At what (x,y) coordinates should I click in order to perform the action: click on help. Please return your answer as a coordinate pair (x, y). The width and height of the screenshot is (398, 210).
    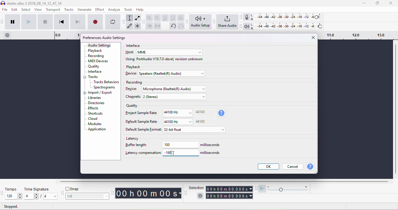
    Looking at the image, I should click on (311, 167).